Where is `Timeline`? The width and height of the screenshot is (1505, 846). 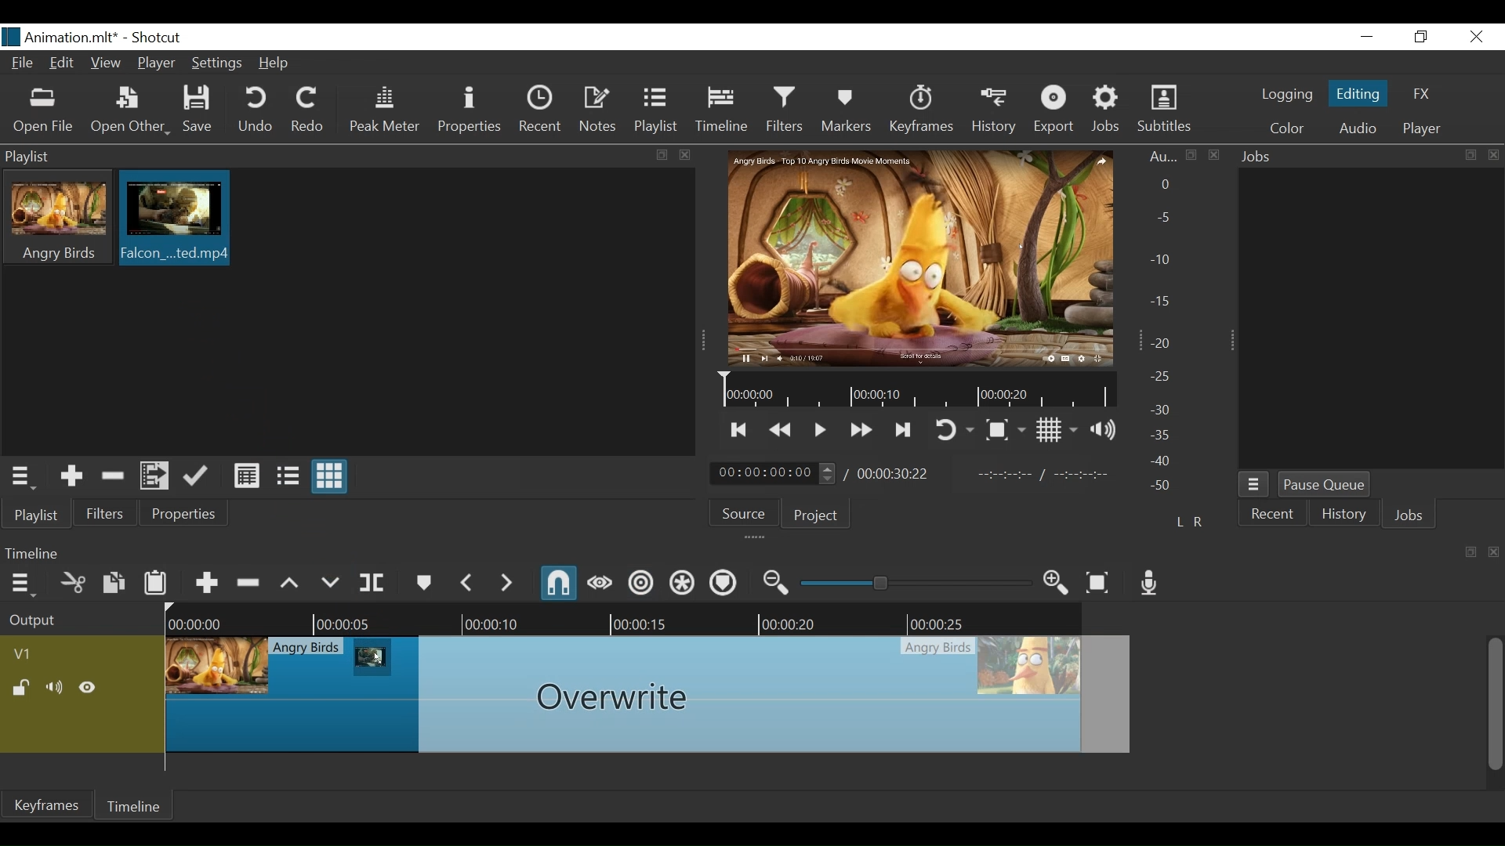 Timeline is located at coordinates (915, 390).